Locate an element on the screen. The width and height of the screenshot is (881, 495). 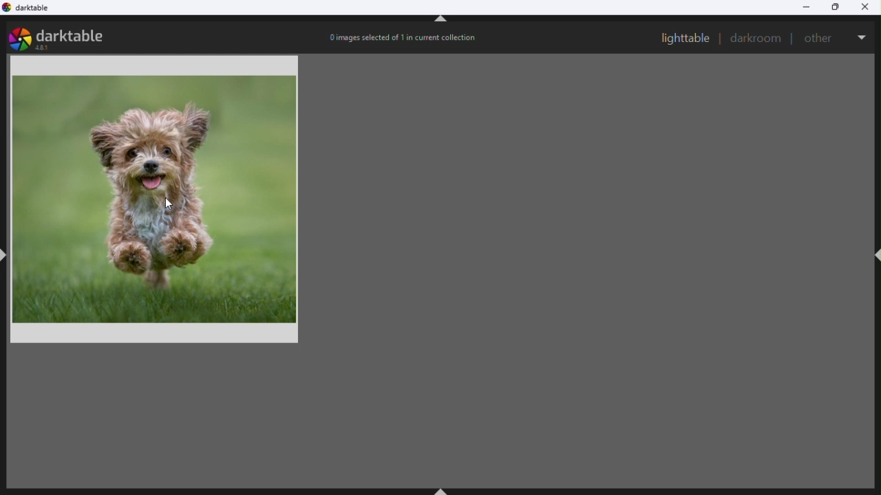
shift+ctrl+l is located at coordinates (6, 254).